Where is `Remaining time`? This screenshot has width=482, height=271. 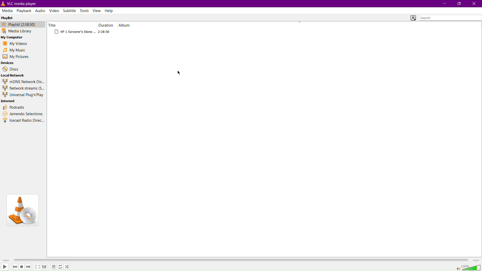 Remaining time is located at coordinates (476, 260).